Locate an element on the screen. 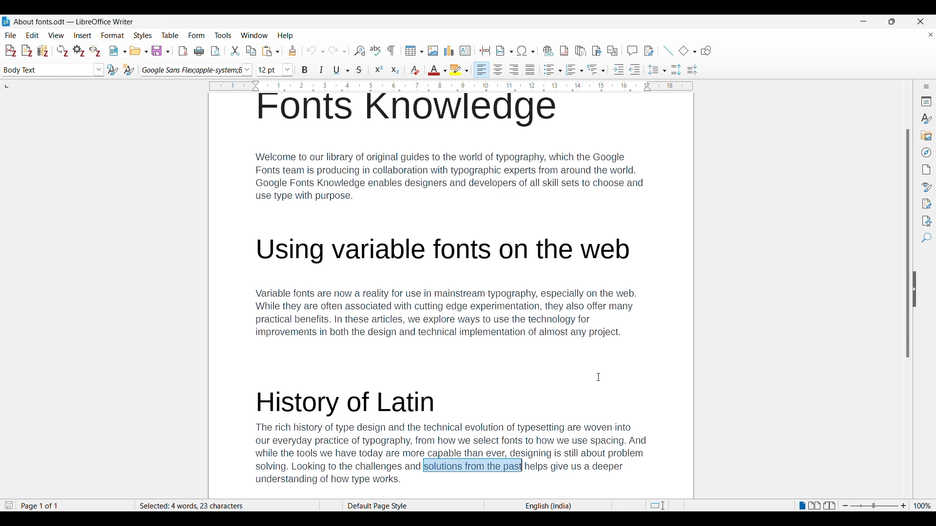  Add/Edit note is located at coordinates (27, 51).